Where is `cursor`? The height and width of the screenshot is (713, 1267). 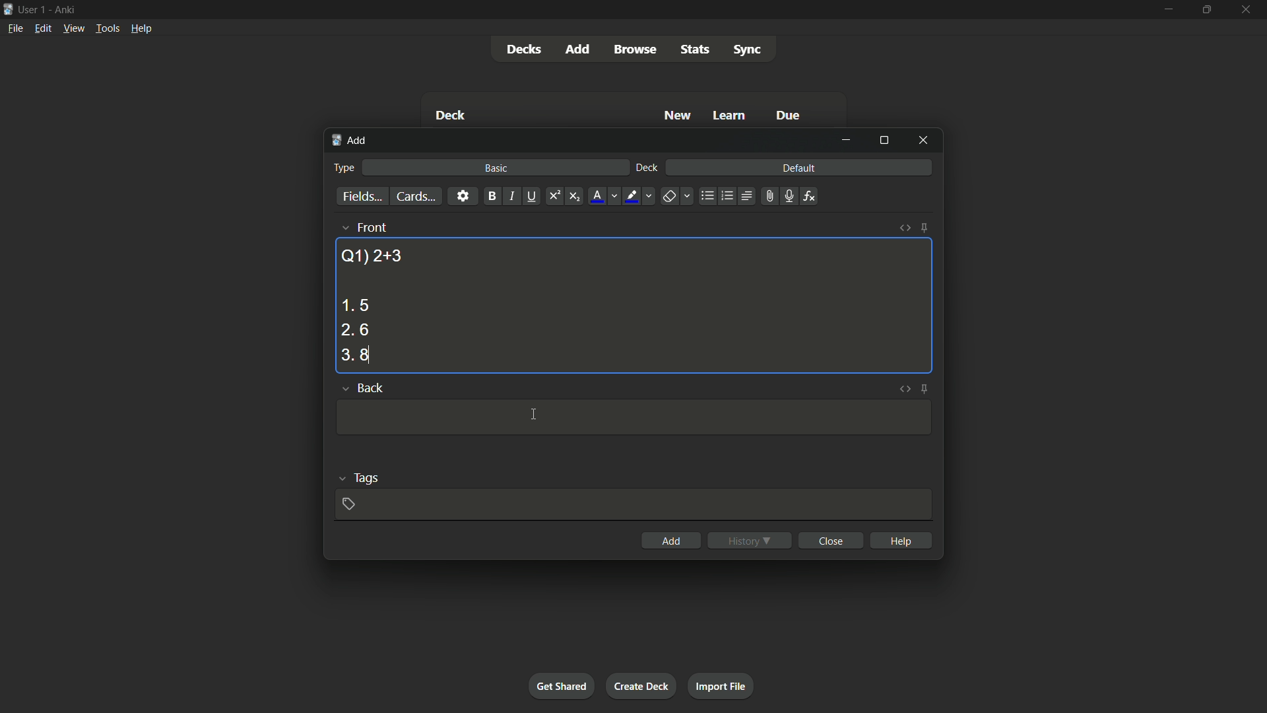
cursor is located at coordinates (536, 413).